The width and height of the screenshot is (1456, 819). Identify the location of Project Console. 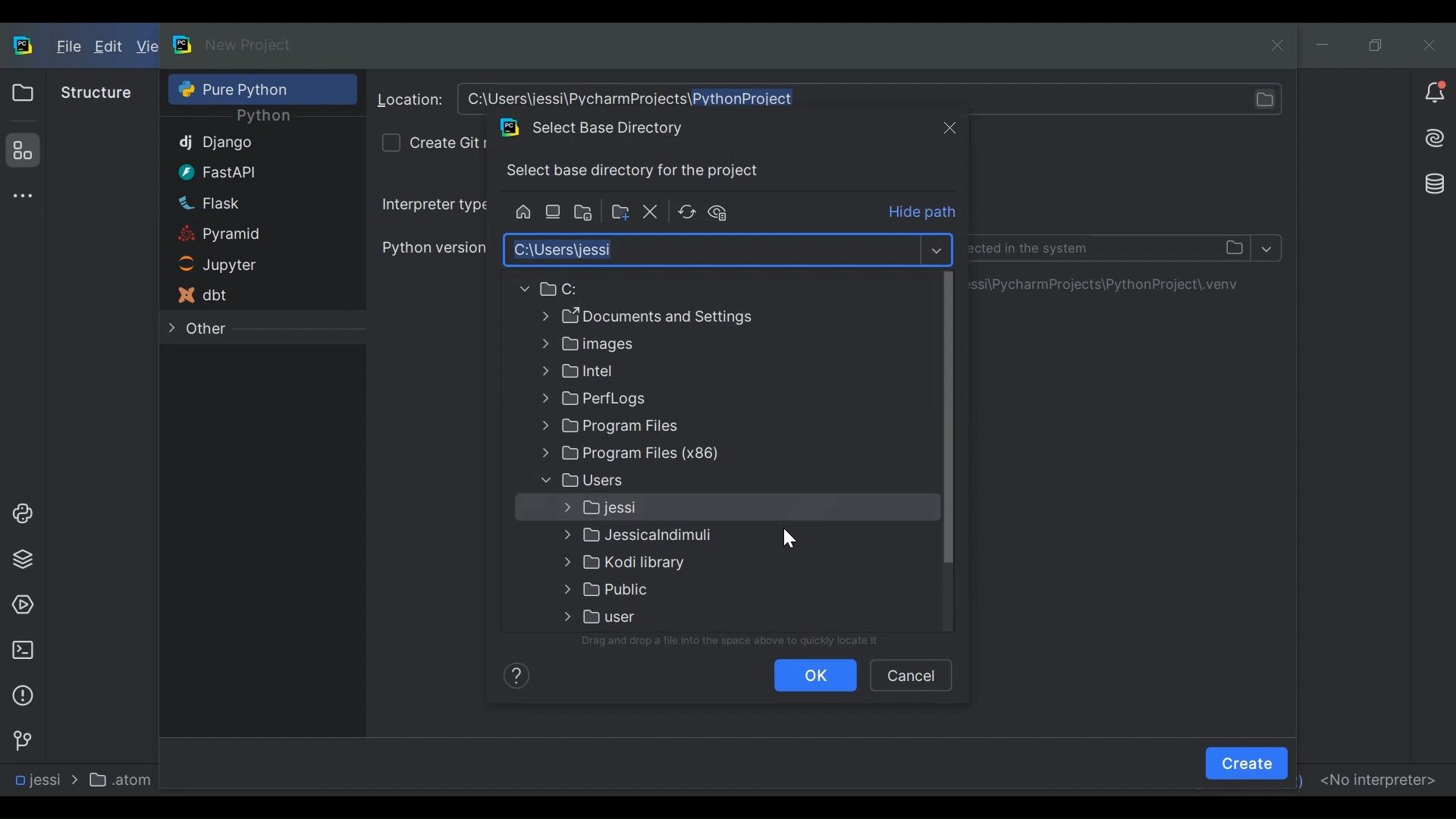
(20, 514).